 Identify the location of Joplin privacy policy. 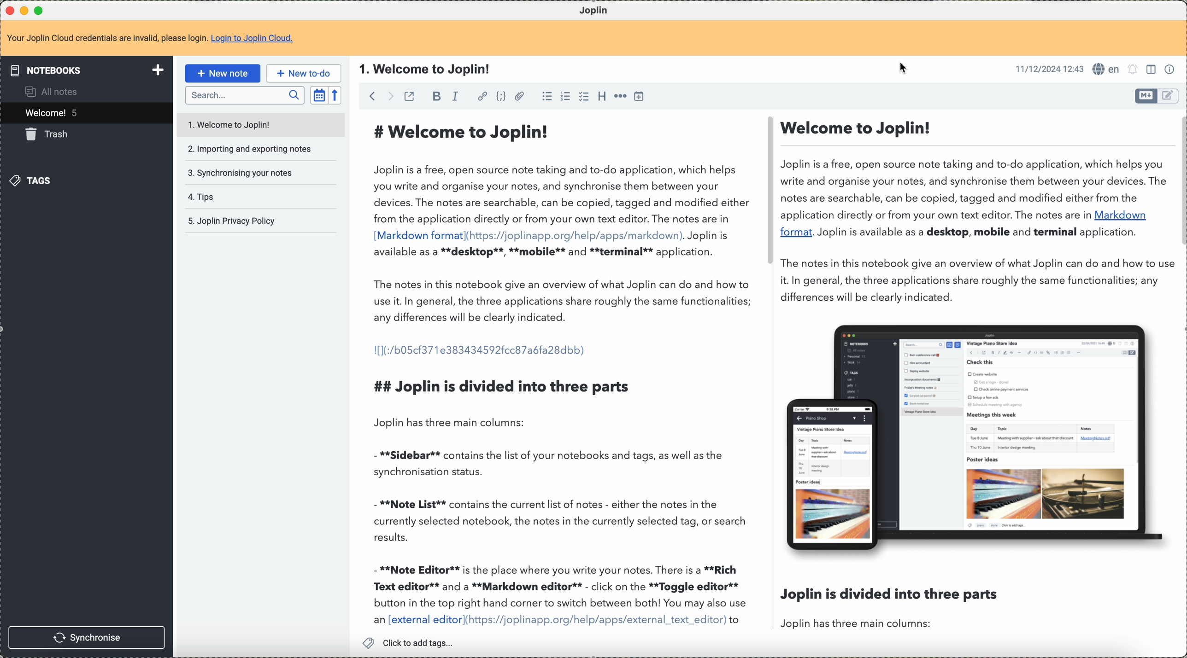
(231, 221).